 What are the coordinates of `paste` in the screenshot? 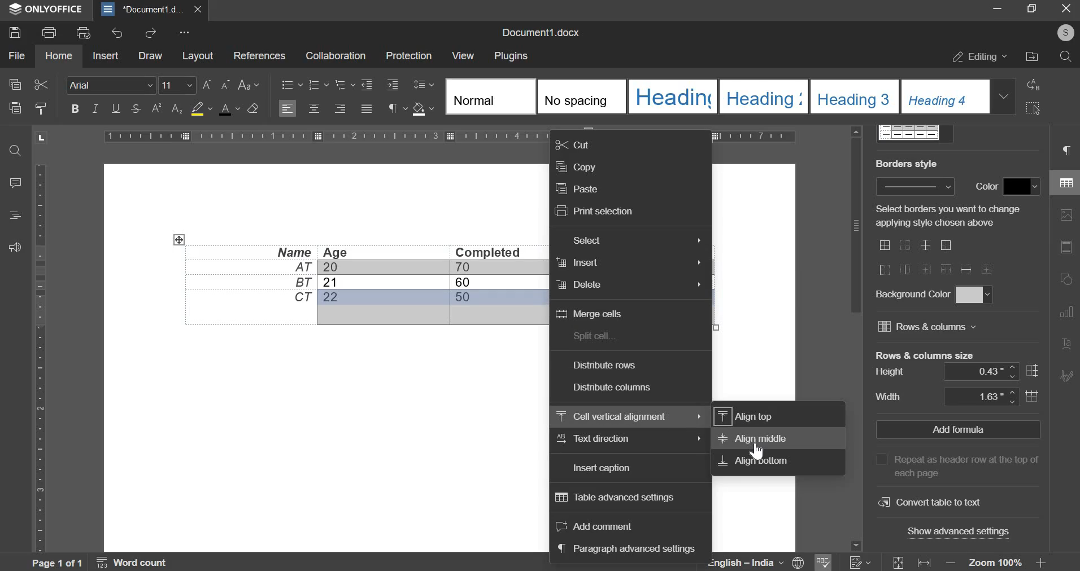 It's located at (577, 188).